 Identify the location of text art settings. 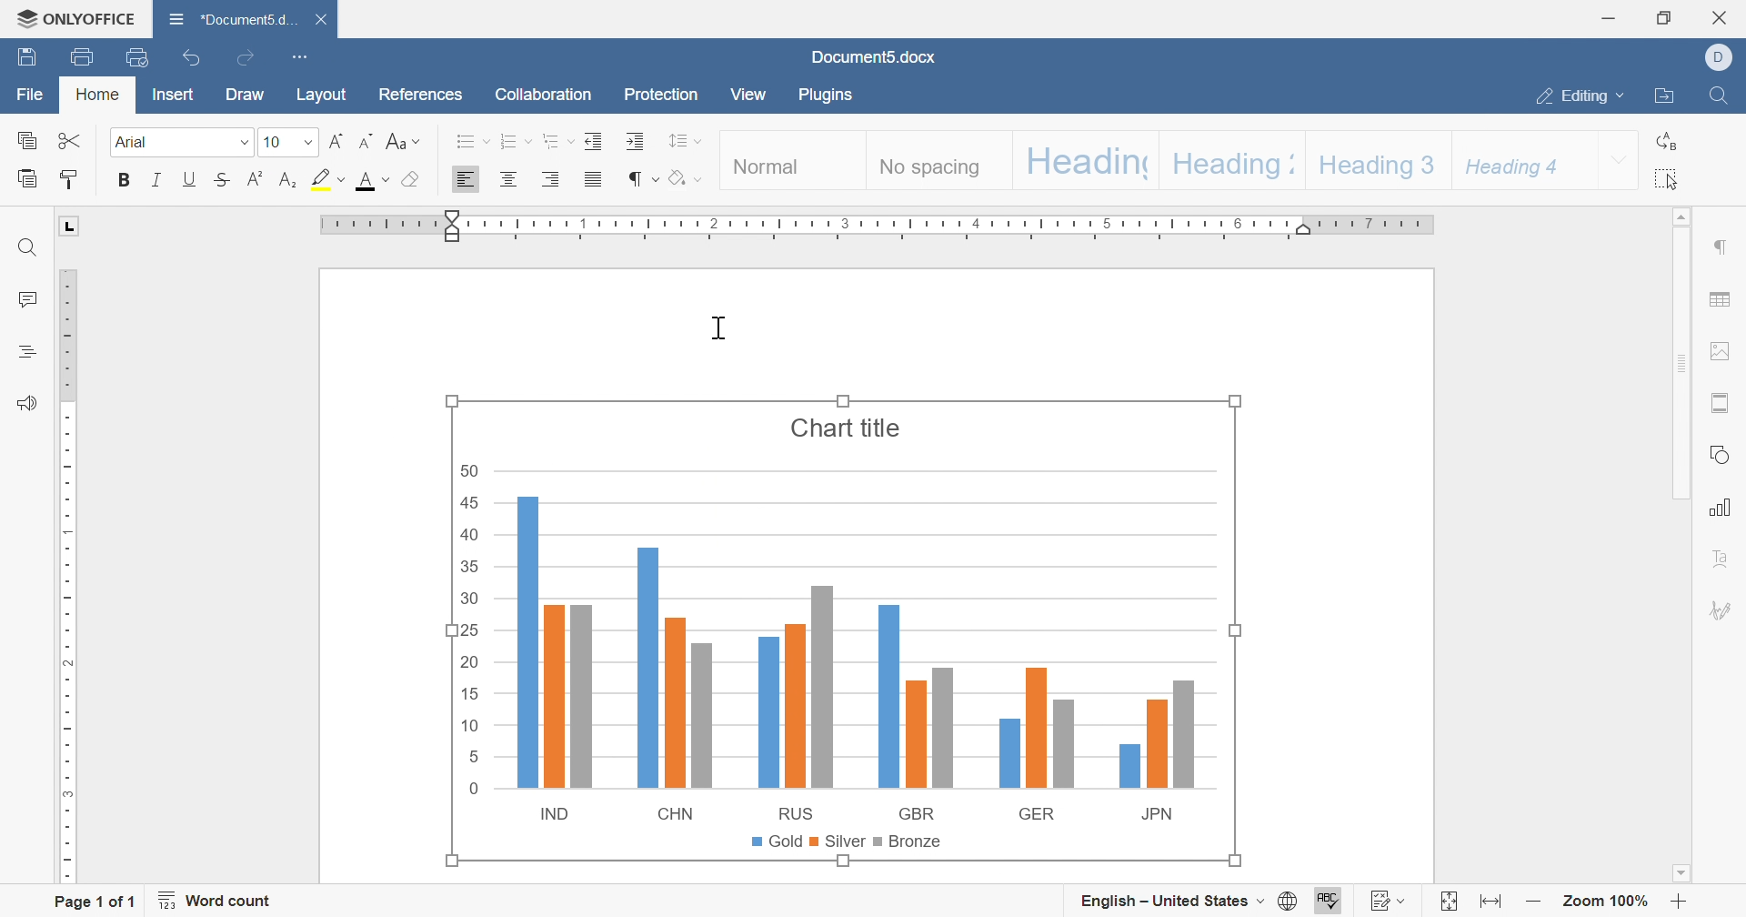
(1720, 558).